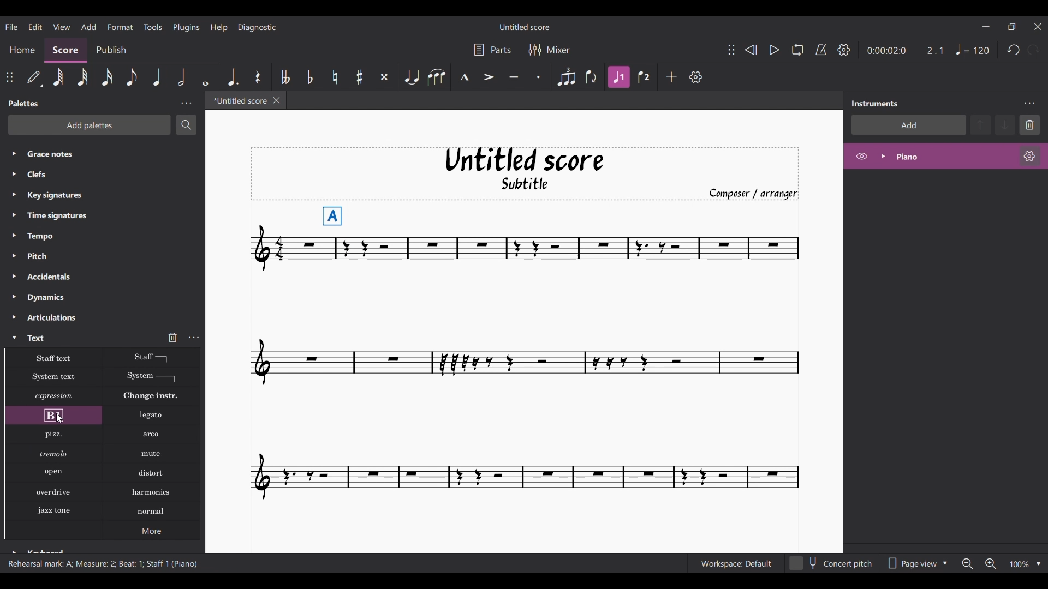 Image resolution: width=1048 pixels, height=589 pixels. I want to click on Rewind, so click(751, 49).